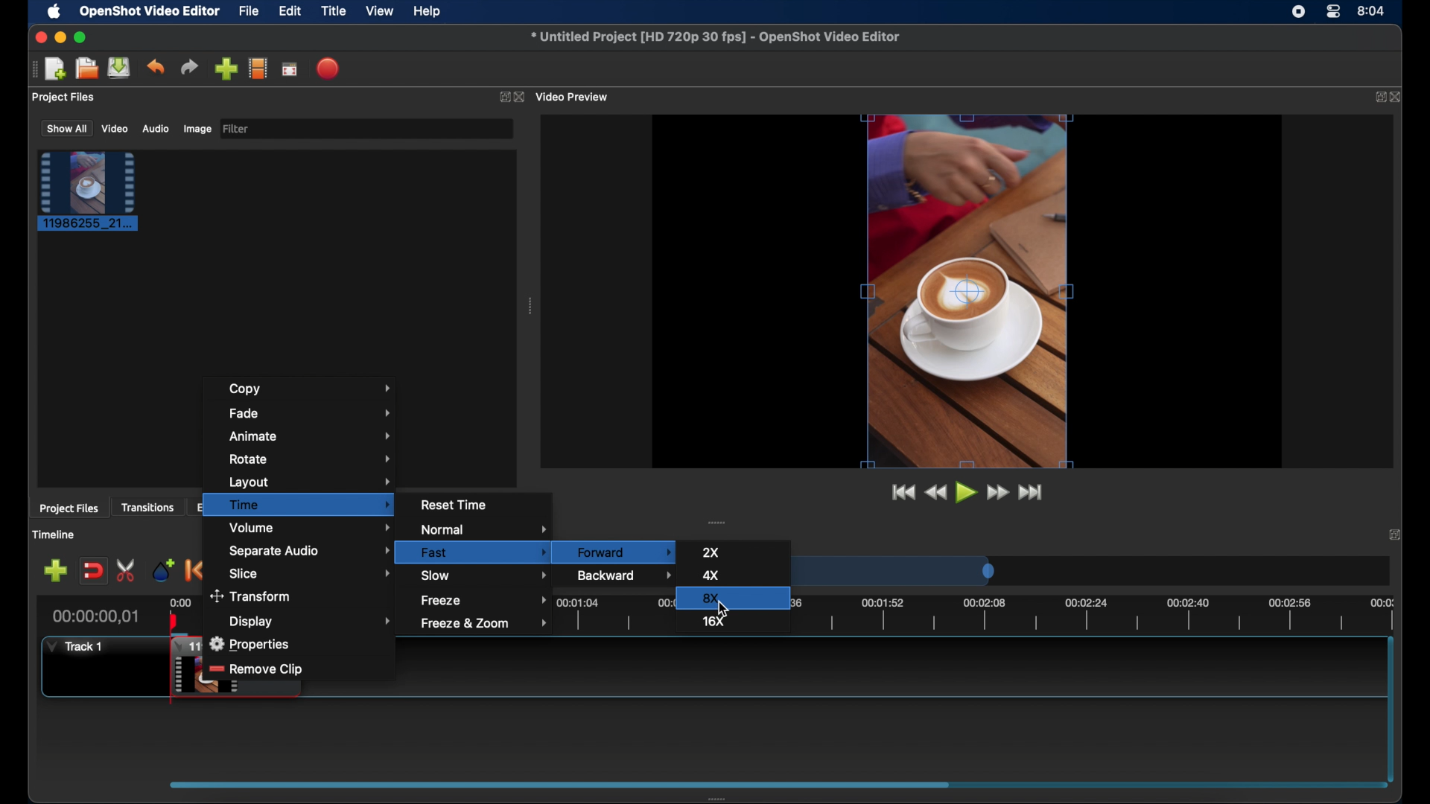 The width and height of the screenshot is (1430, 804). Describe the element at coordinates (732, 598) in the screenshot. I see `8x highlighted` at that location.